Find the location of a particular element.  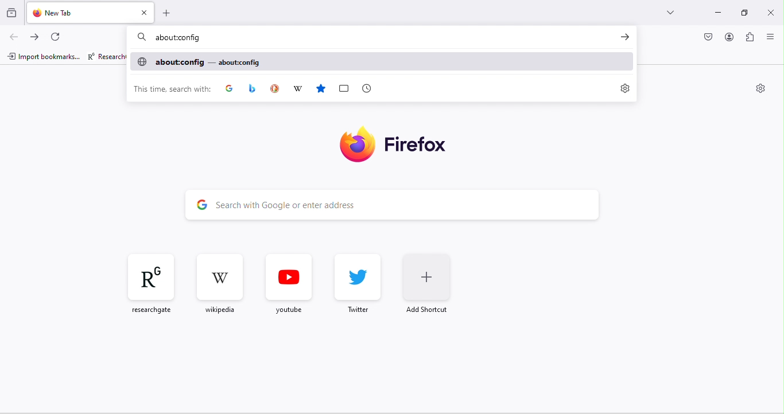

search bar is located at coordinates (390, 204).